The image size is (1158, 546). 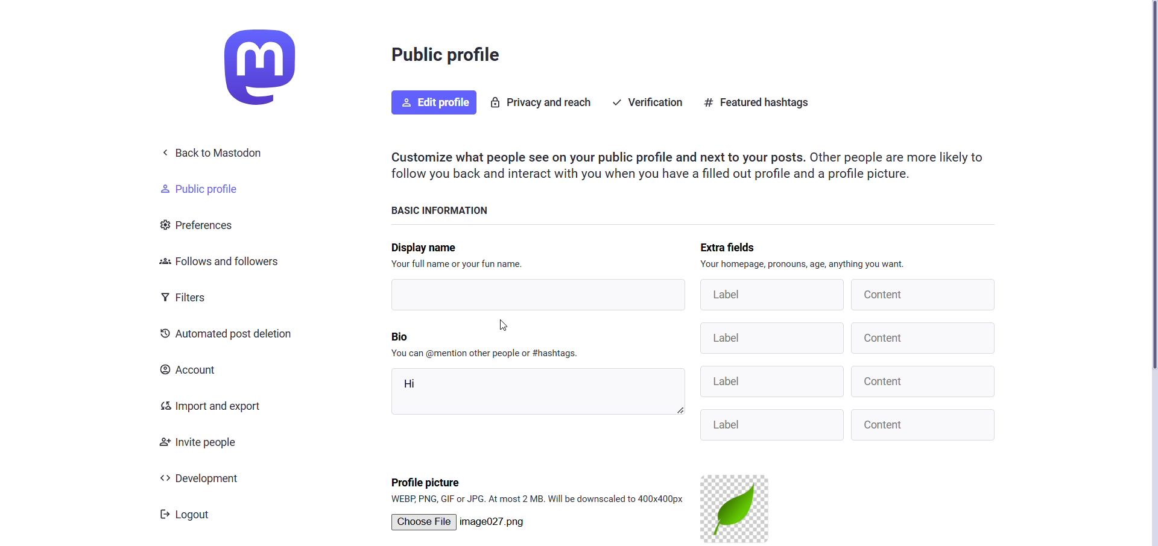 What do you see at coordinates (215, 259) in the screenshot?
I see `follows and followers` at bounding box center [215, 259].